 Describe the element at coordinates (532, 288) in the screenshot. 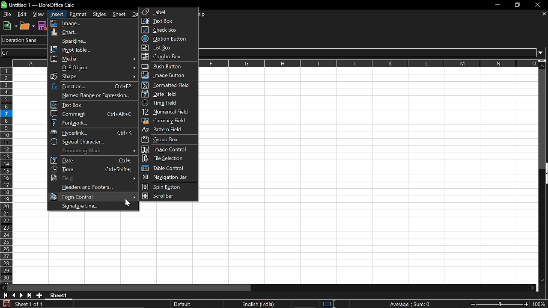

I see `Move right` at that location.